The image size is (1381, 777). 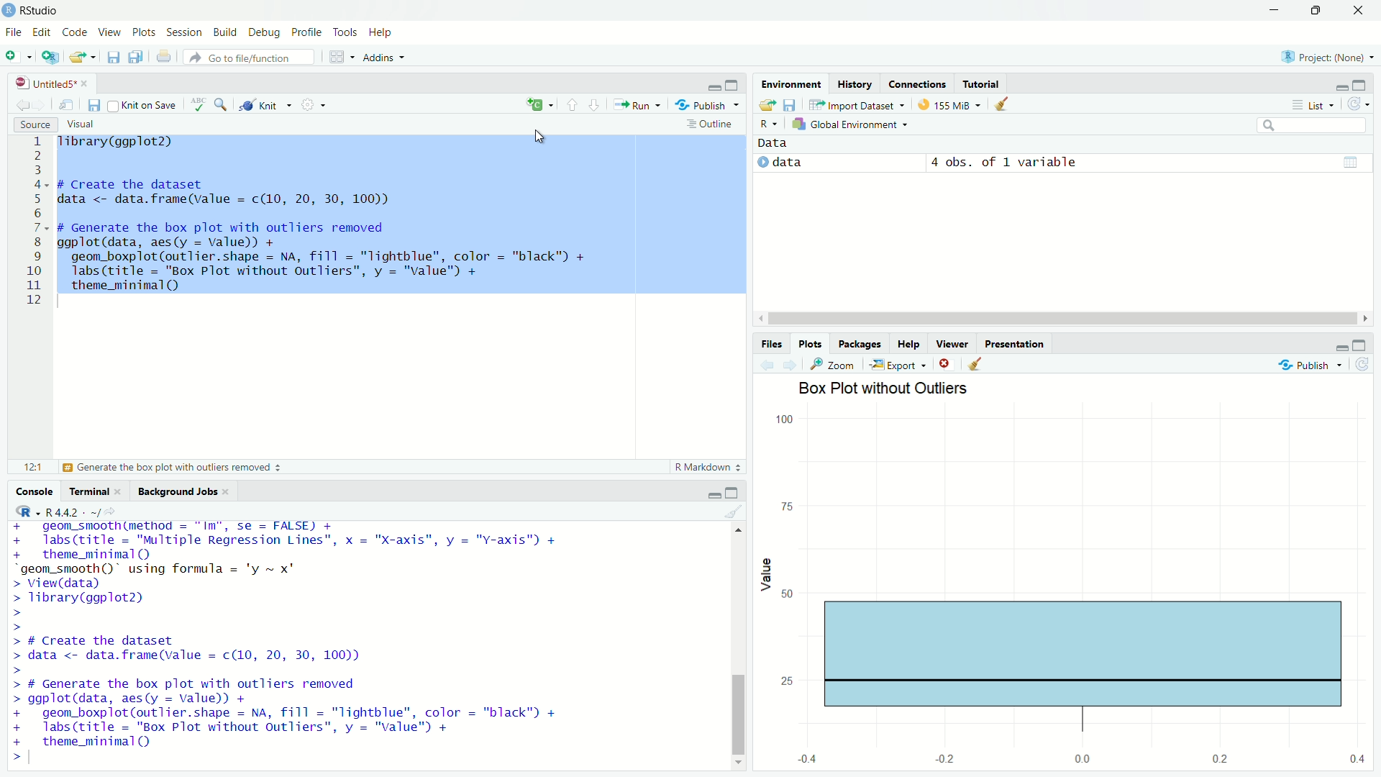 I want to click on Tutorial, so click(x=983, y=82).